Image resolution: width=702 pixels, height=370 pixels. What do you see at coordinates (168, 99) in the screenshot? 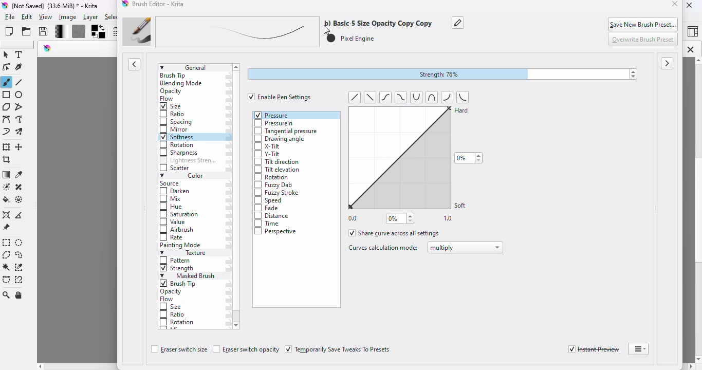
I see `flow` at bounding box center [168, 99].